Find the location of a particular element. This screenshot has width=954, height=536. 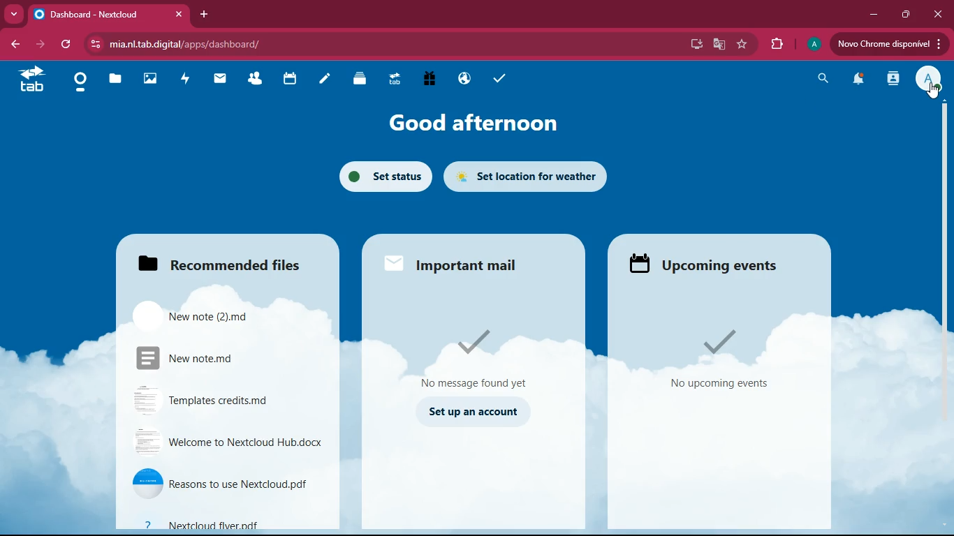

gift  is located at coordinates (434, 80).